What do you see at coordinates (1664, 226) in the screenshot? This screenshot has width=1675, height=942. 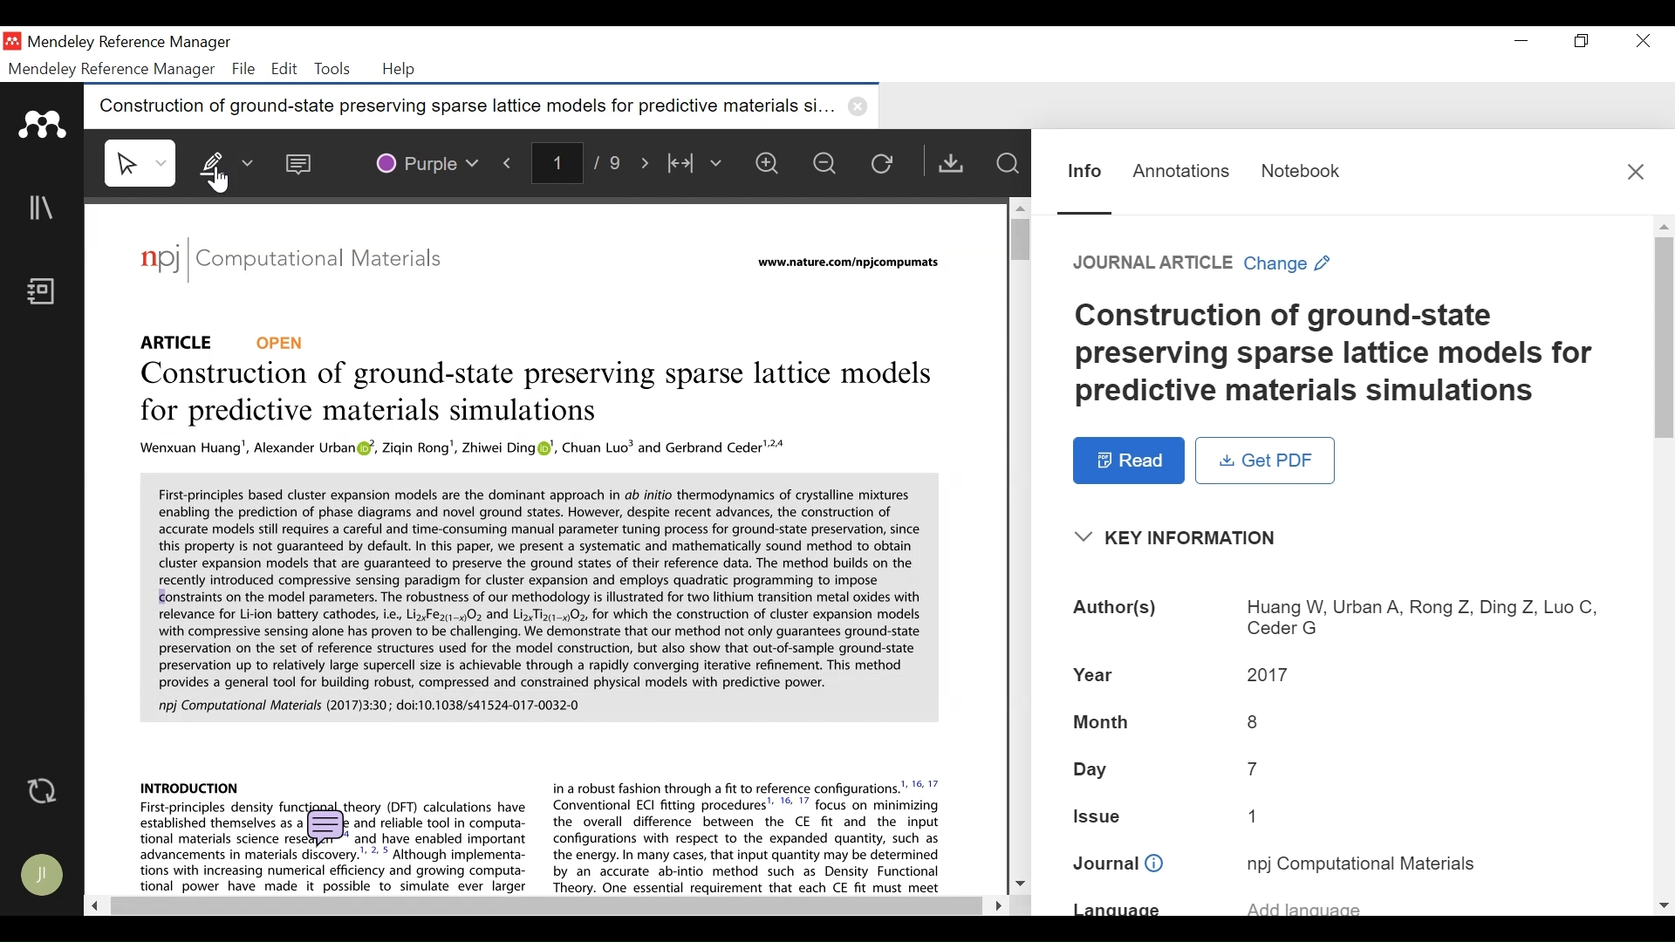 I see `Scroll up` at bounding box center [1664, 226].